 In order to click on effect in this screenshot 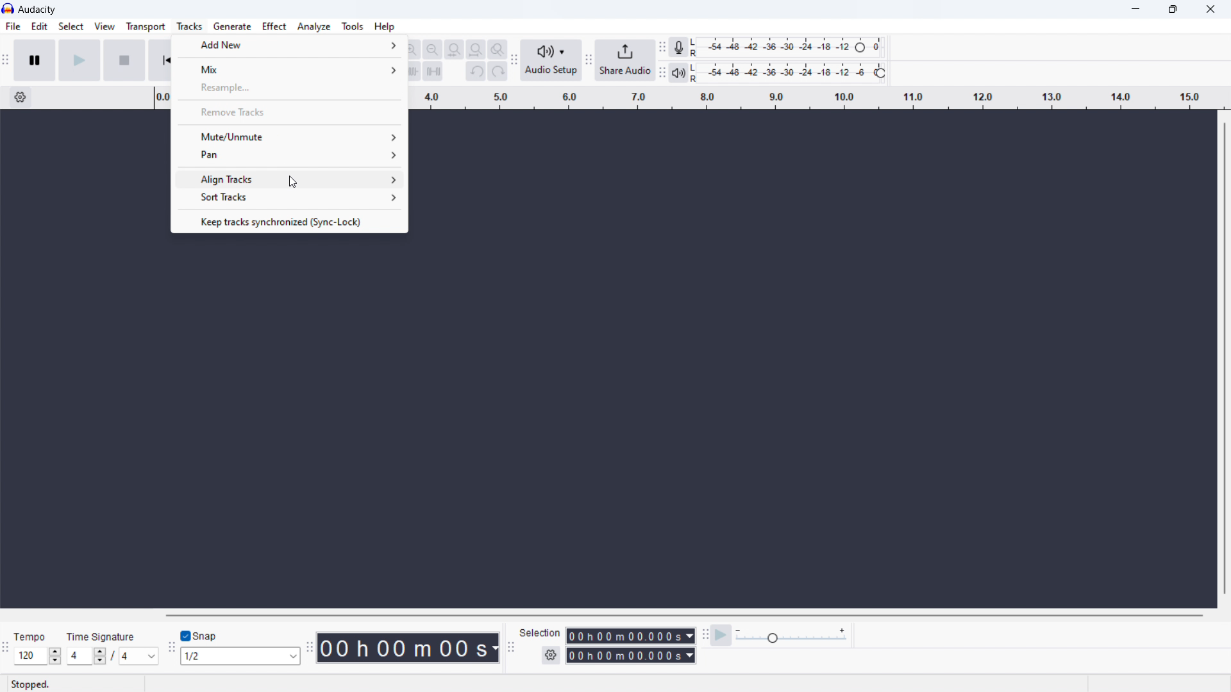, I will do `click(274, 26)`.